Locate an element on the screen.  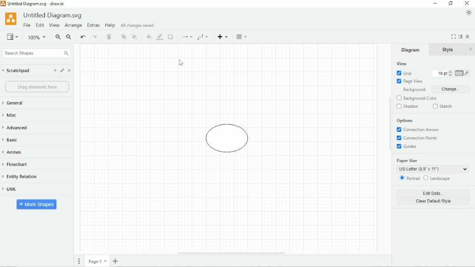
Untitled Diagram.svg is located at coordinates (52, 16).